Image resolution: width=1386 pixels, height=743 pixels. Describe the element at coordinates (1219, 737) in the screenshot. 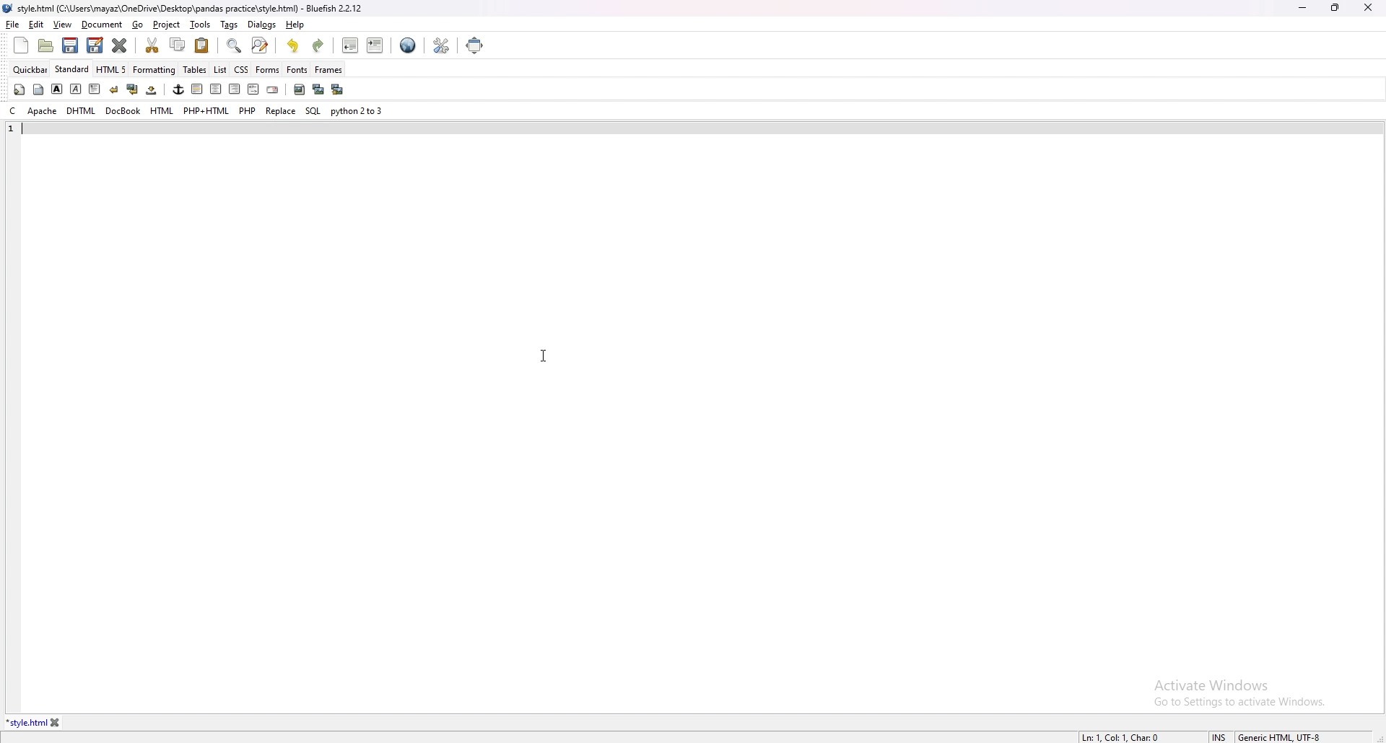

I see `cursor mode` at that location.